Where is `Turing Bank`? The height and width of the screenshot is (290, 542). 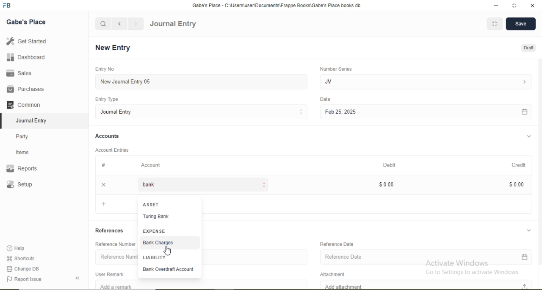 Turing Bank is located at coordinates (171, 217).